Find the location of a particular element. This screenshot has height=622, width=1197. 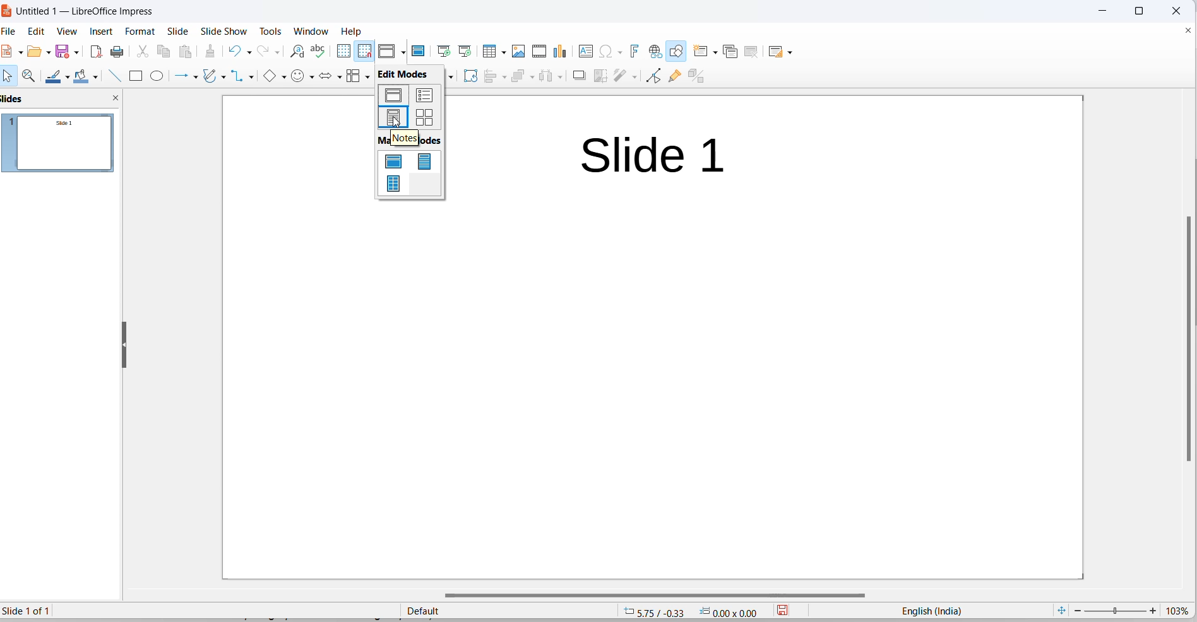

slides and close slideview is located at coordinates (61, 99).